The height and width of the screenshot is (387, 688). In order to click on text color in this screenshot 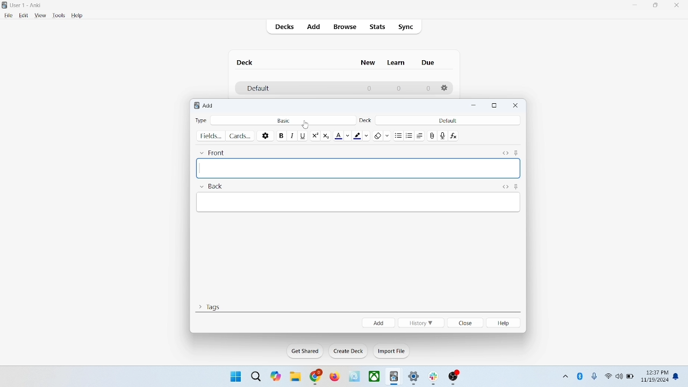, I will do `click(344, 136)`.